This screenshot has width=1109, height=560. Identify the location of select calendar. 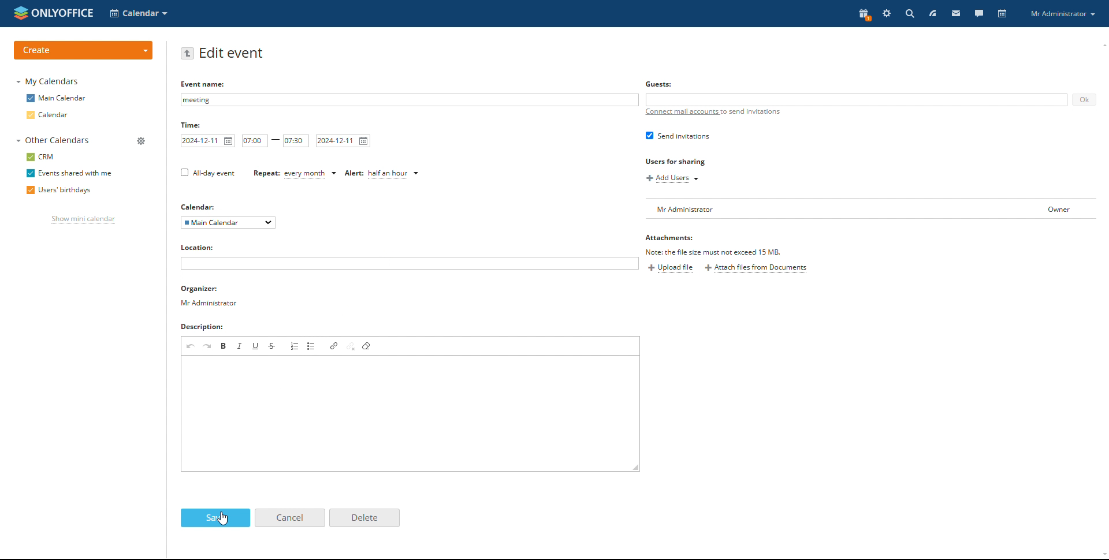
(229, 223).